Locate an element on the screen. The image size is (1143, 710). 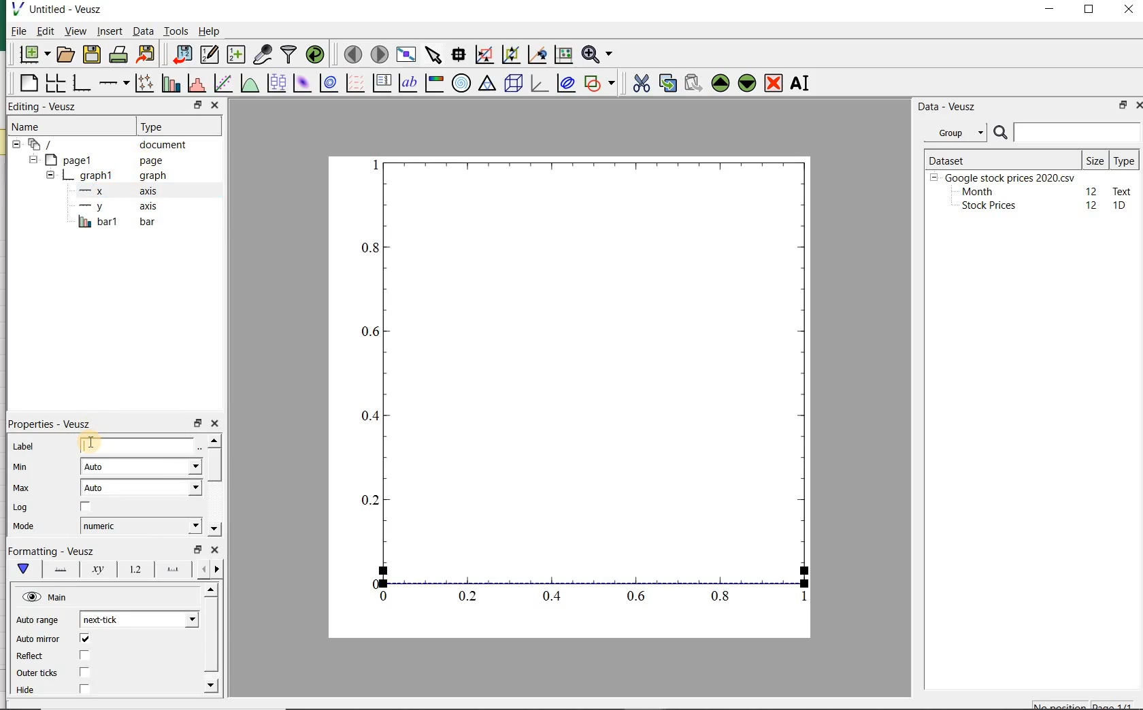
open a document is located at coordinates (67, 54).